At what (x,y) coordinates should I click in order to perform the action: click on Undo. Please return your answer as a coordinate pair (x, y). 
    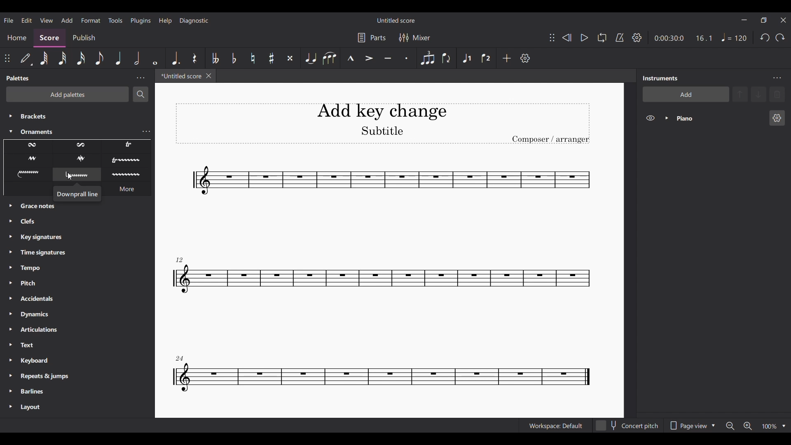
    Looking at the image, I should click on (765, 38).